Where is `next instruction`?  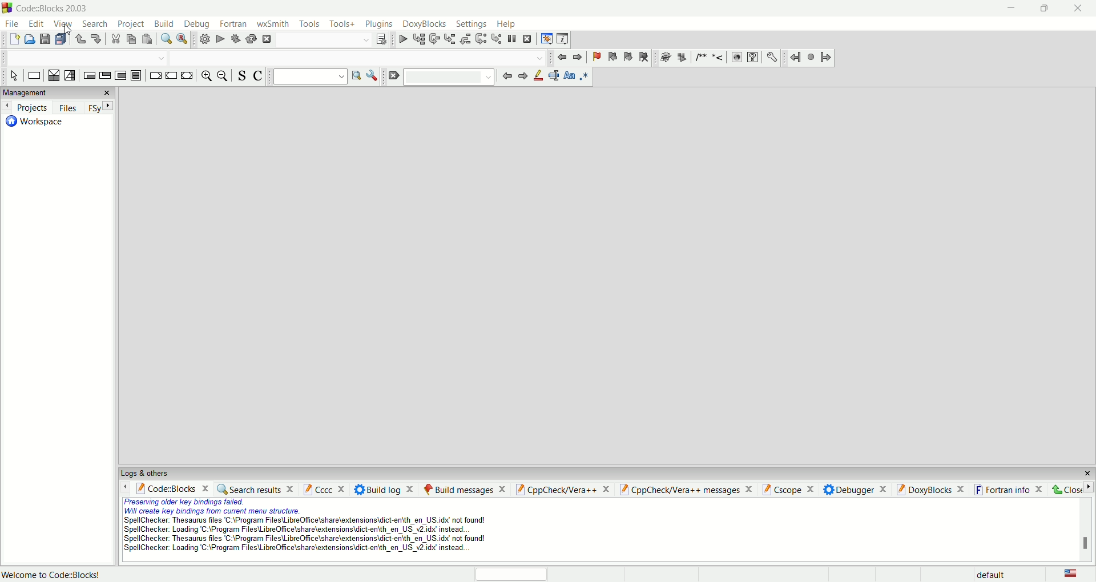
next instruction is located at coordinates (481, 40).